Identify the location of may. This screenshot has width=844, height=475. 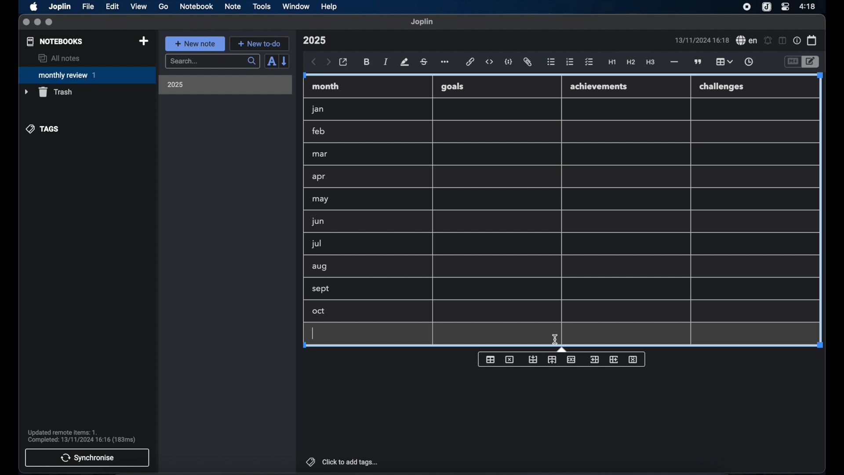
(320, 199).